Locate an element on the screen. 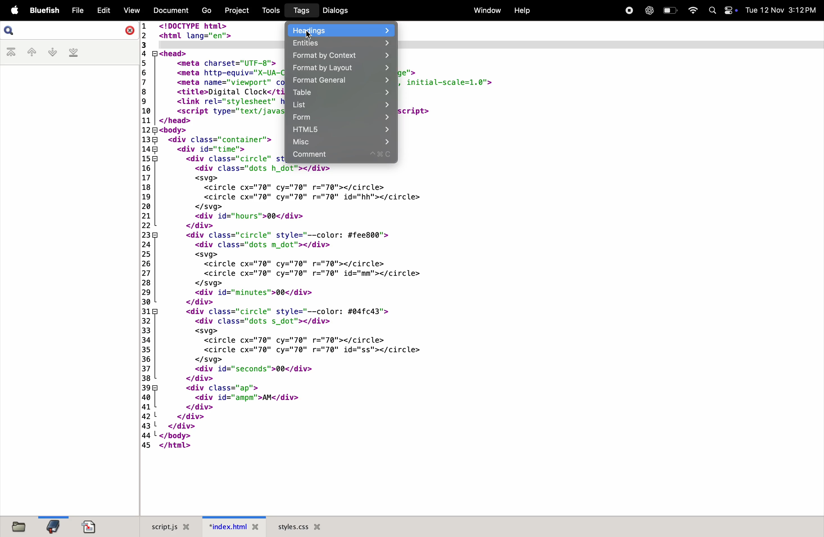 This screenshot has height=537, width=824. Html5 is located at coordinates (340, 130).